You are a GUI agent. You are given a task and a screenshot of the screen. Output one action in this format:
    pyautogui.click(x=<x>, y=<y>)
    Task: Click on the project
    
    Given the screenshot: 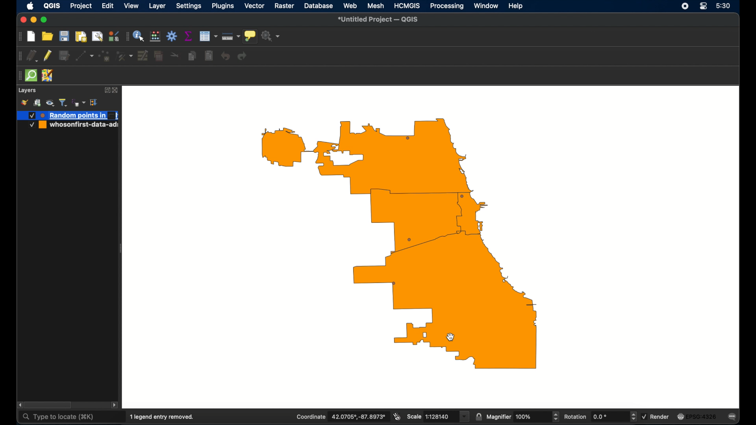 What is the action you would take?
    pyautogui.click(x=81, y=6)
    